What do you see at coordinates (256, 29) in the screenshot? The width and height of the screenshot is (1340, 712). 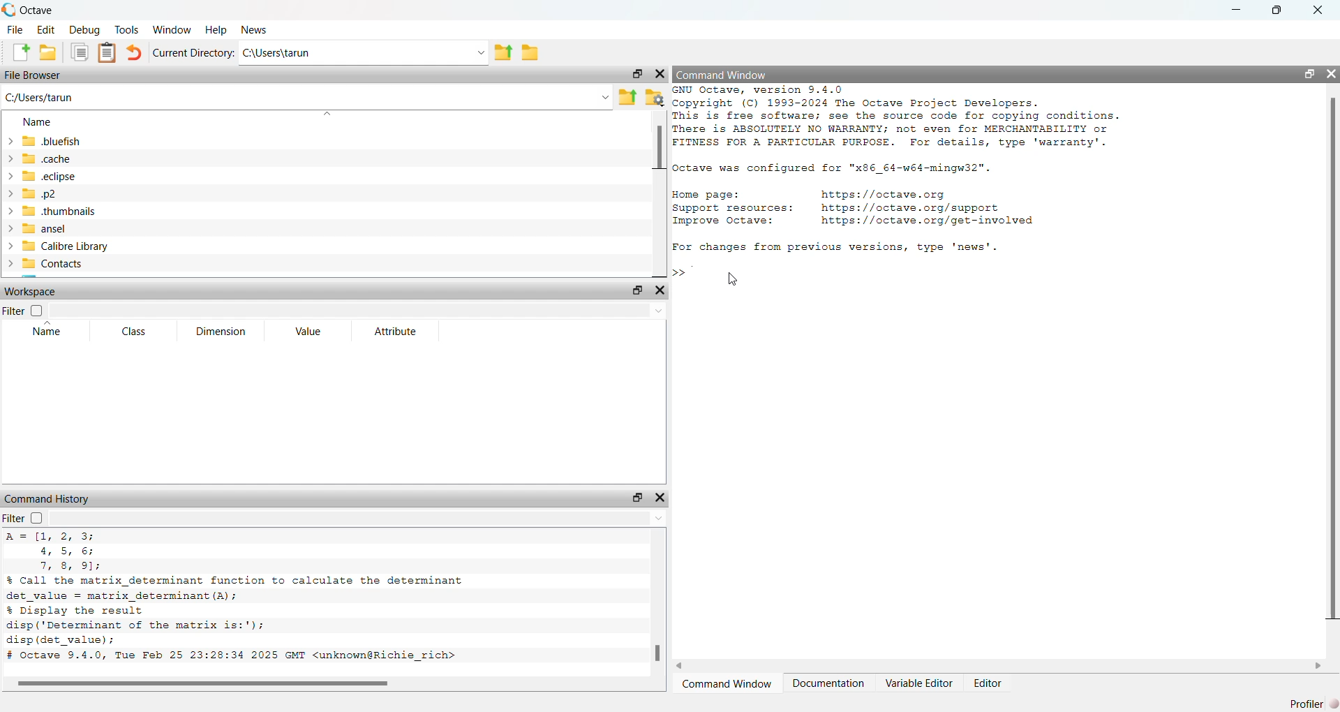 I see `news` at bounding box center [256, 29].